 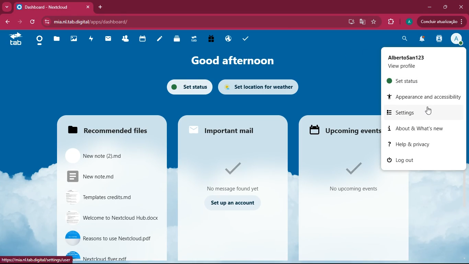 What do you see at coordinates (209, 40) in the screenshot?
I see `gift` at bounding box center [209, 40].